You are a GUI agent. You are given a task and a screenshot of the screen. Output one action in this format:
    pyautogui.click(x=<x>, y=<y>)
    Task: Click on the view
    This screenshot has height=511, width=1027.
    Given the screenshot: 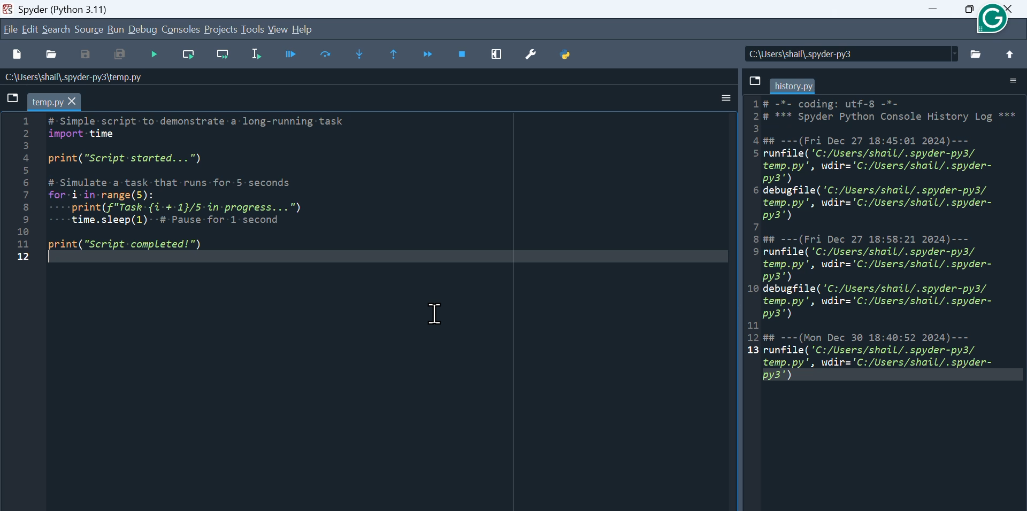 What is the action you would take?
    pyautogui.click(x=278, y=31)
    